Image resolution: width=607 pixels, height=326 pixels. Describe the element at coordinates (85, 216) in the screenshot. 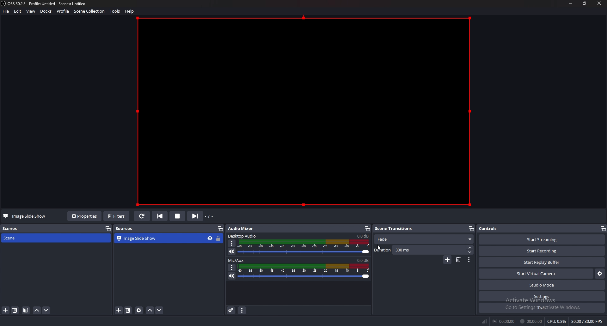

I see `properties` at that location.